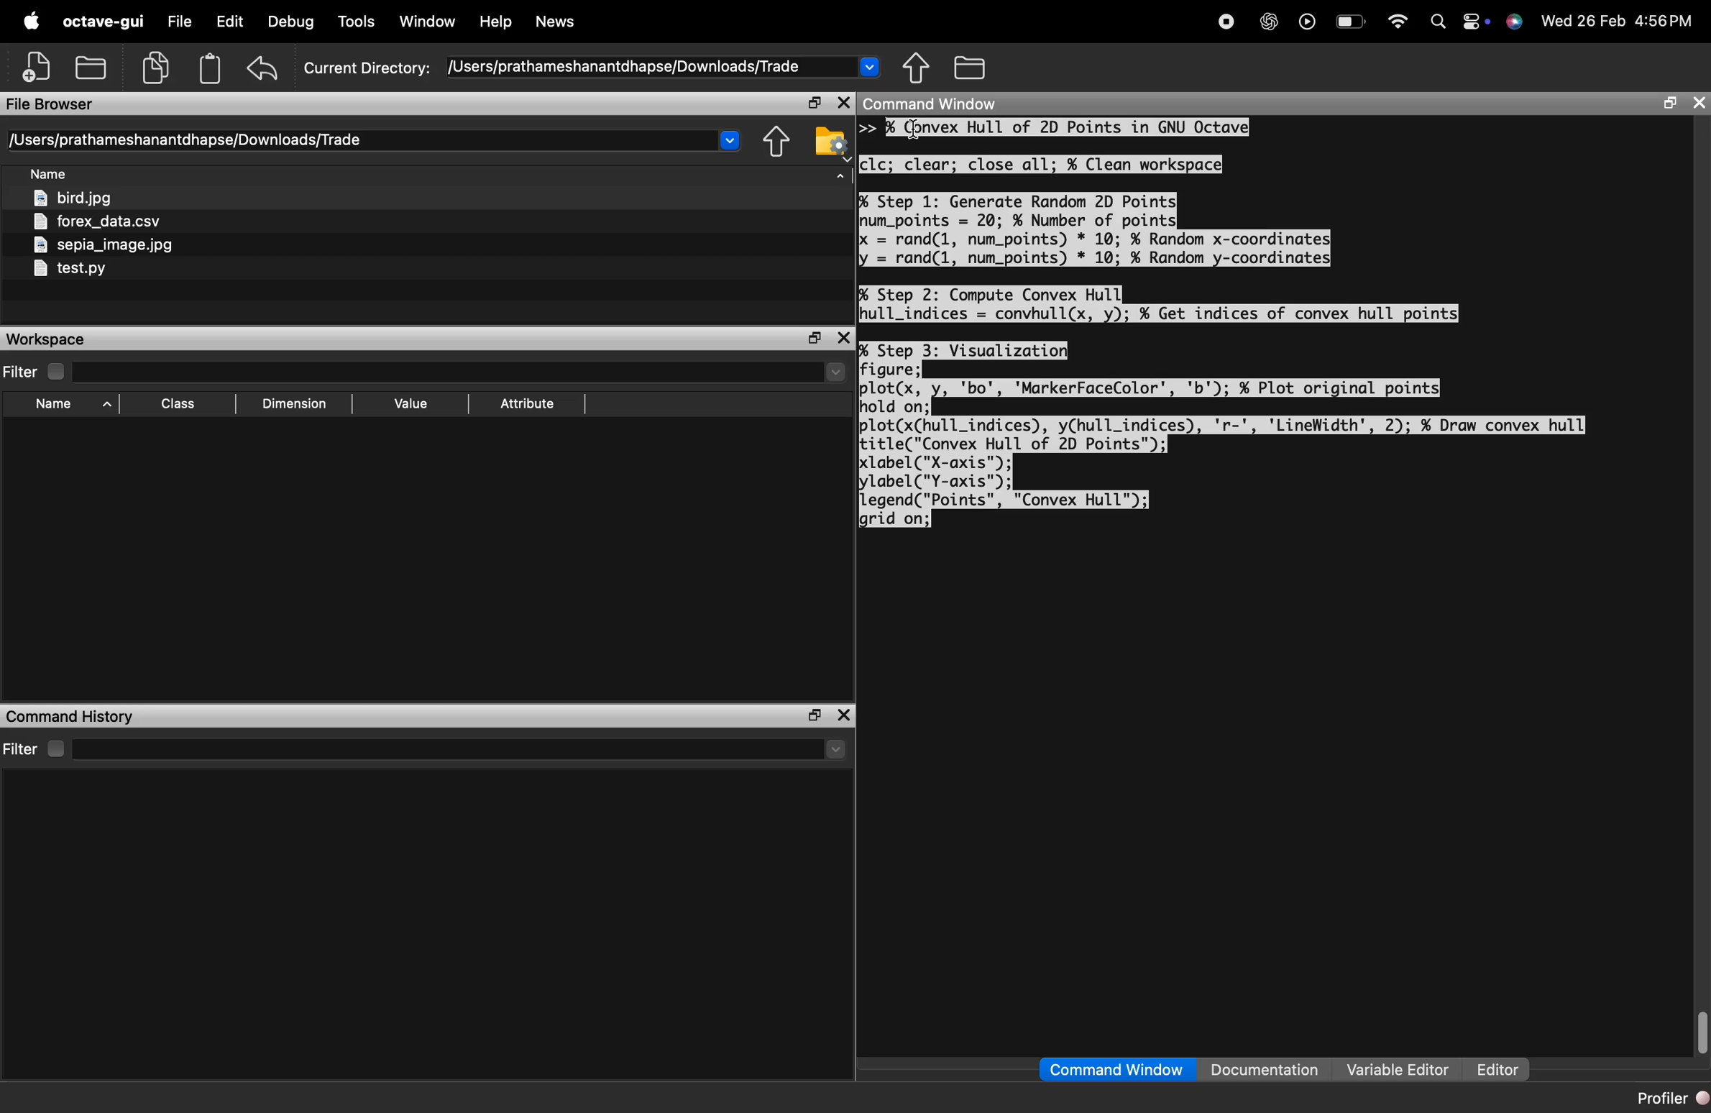 This screenshot has width=1711, height=1113. I want to click on close, so click(846, 715).